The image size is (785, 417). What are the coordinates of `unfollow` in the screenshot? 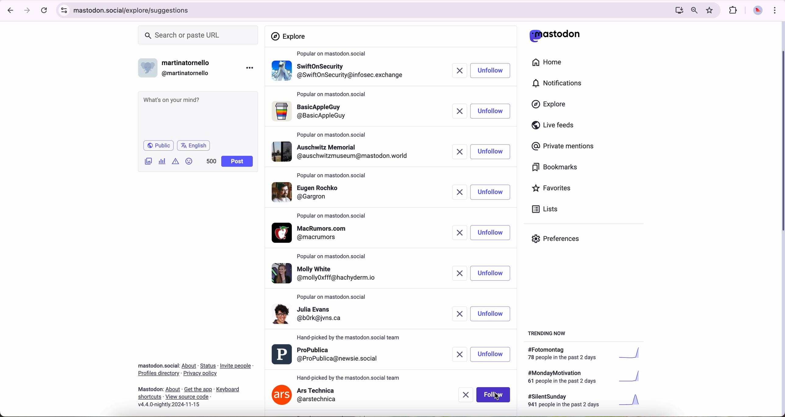 It's located at (490, 153).